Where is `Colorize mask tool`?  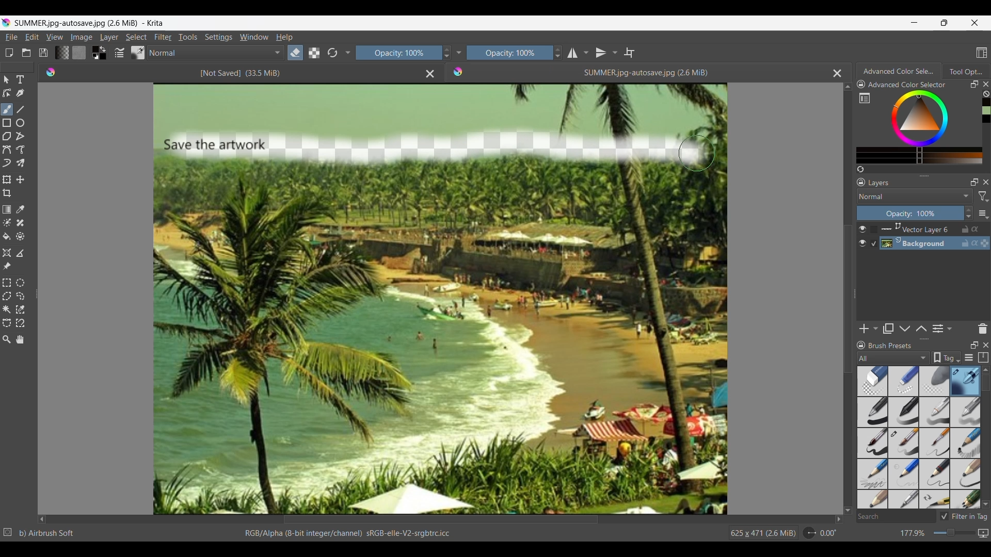
Colorize mask tool is located at coordinates (7, 222).